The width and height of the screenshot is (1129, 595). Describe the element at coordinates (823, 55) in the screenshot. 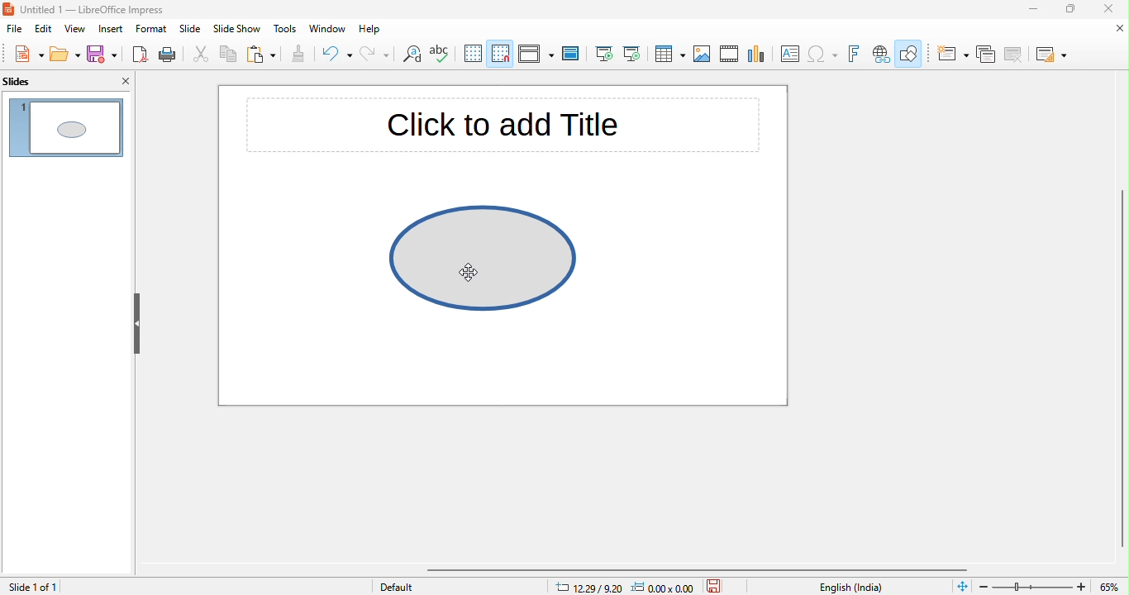

I see `special character` at that location.